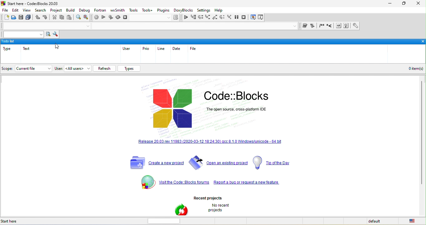 The width and height of the screenshot is (426, 225). What do you see at coordinates (28, 68) in the screenshot?
I see `current files ` at bounding box center [28, 68].